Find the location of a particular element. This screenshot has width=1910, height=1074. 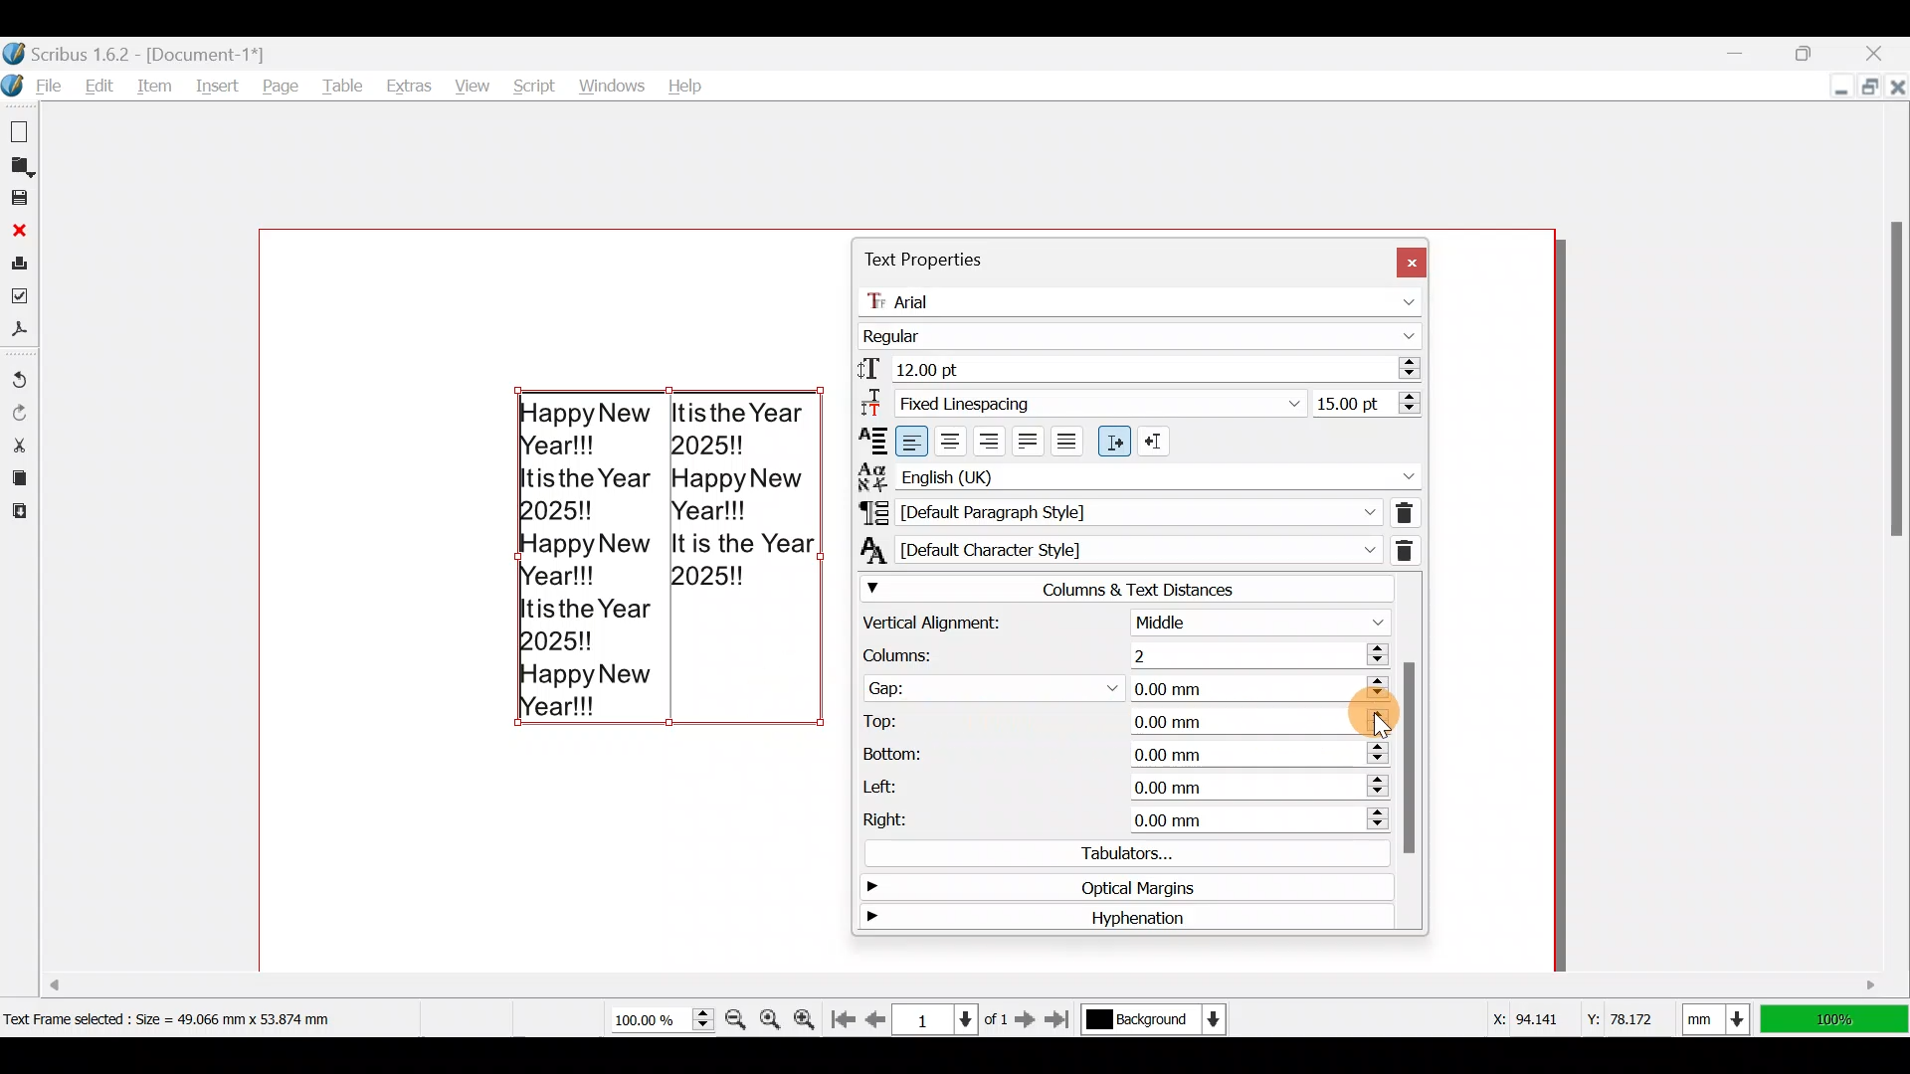

Align text left is located at coordinates (913, 440).